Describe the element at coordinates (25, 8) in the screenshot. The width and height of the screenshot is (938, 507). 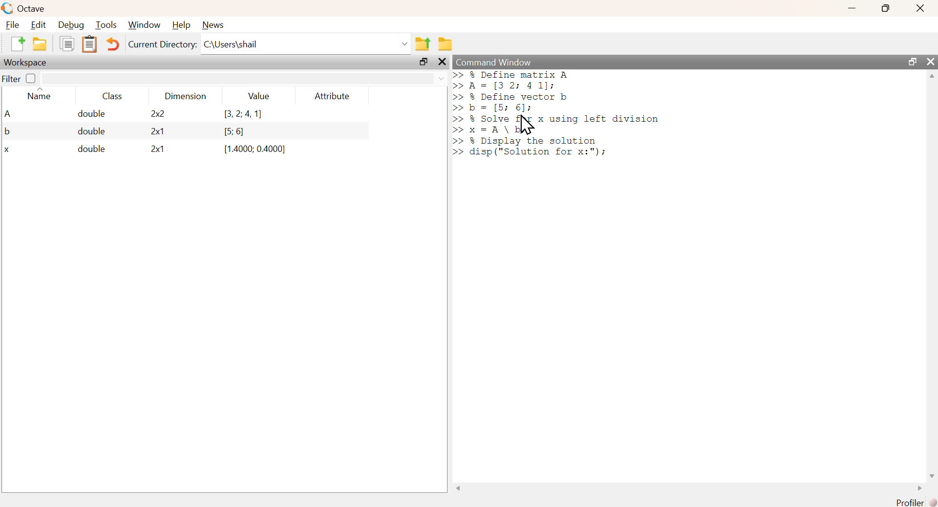
I see `octave` at that location.